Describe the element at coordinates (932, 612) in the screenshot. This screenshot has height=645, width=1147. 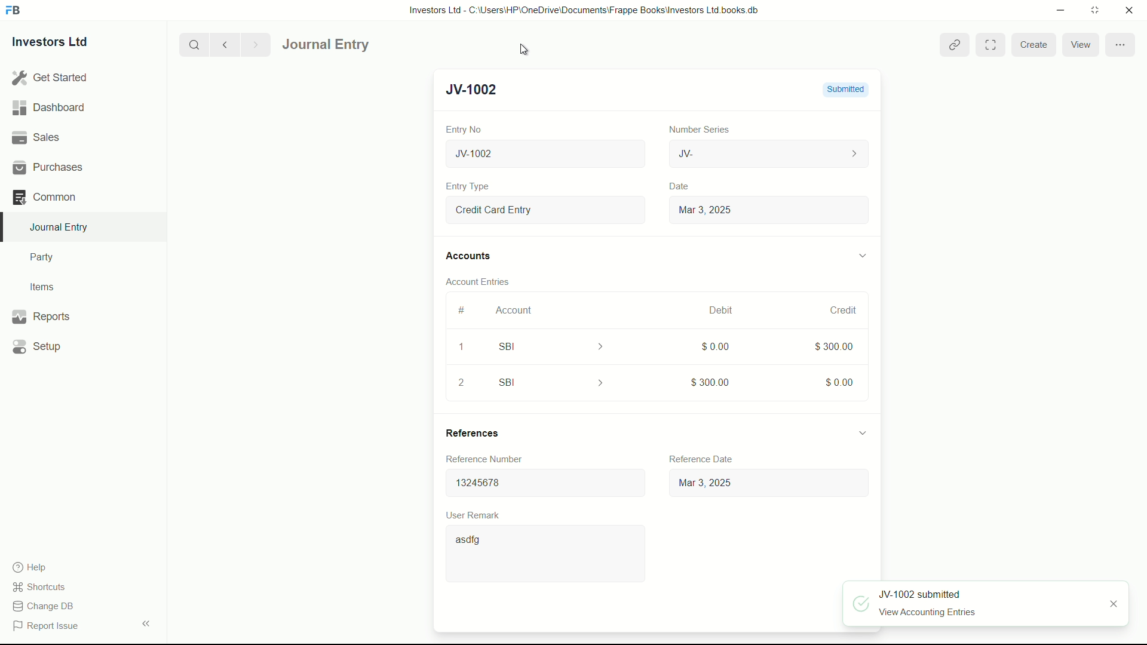
I see `View Accounting Entries` at that location.